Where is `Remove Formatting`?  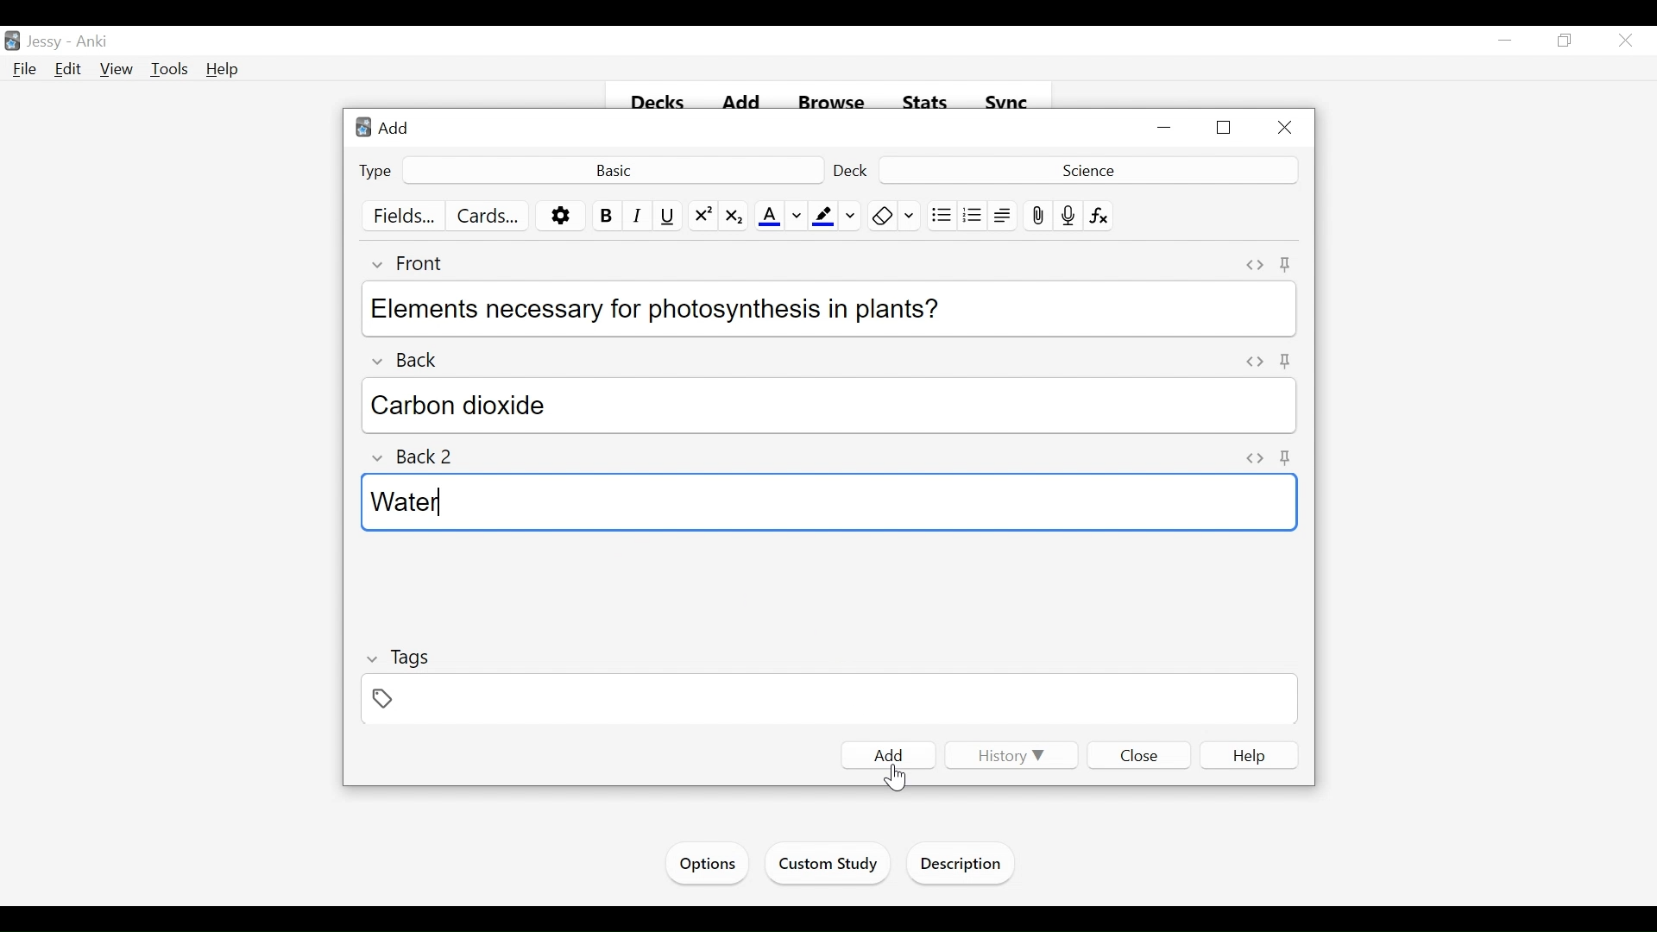
Remove Formatting is located at coordinates (882, 216).